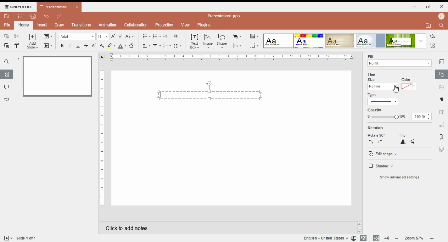 The image size is (448, 242). I want to click on transitions, so click(82, 26).